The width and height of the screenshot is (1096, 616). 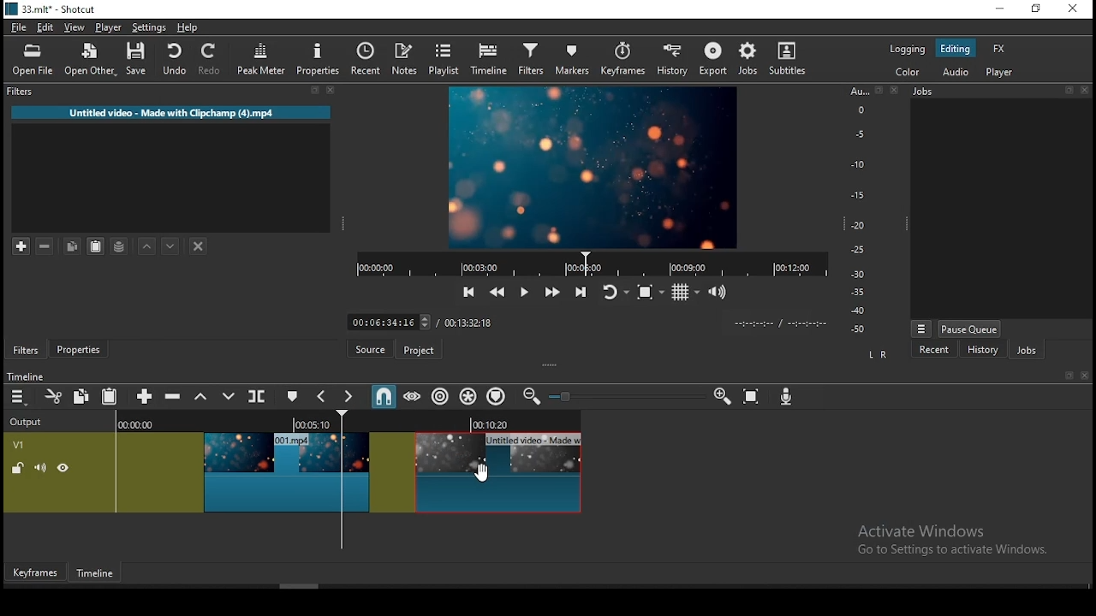 What do you see at coordinates (321, 59) in the screenshot?
I see `properties` at bounding box center [321, 59].